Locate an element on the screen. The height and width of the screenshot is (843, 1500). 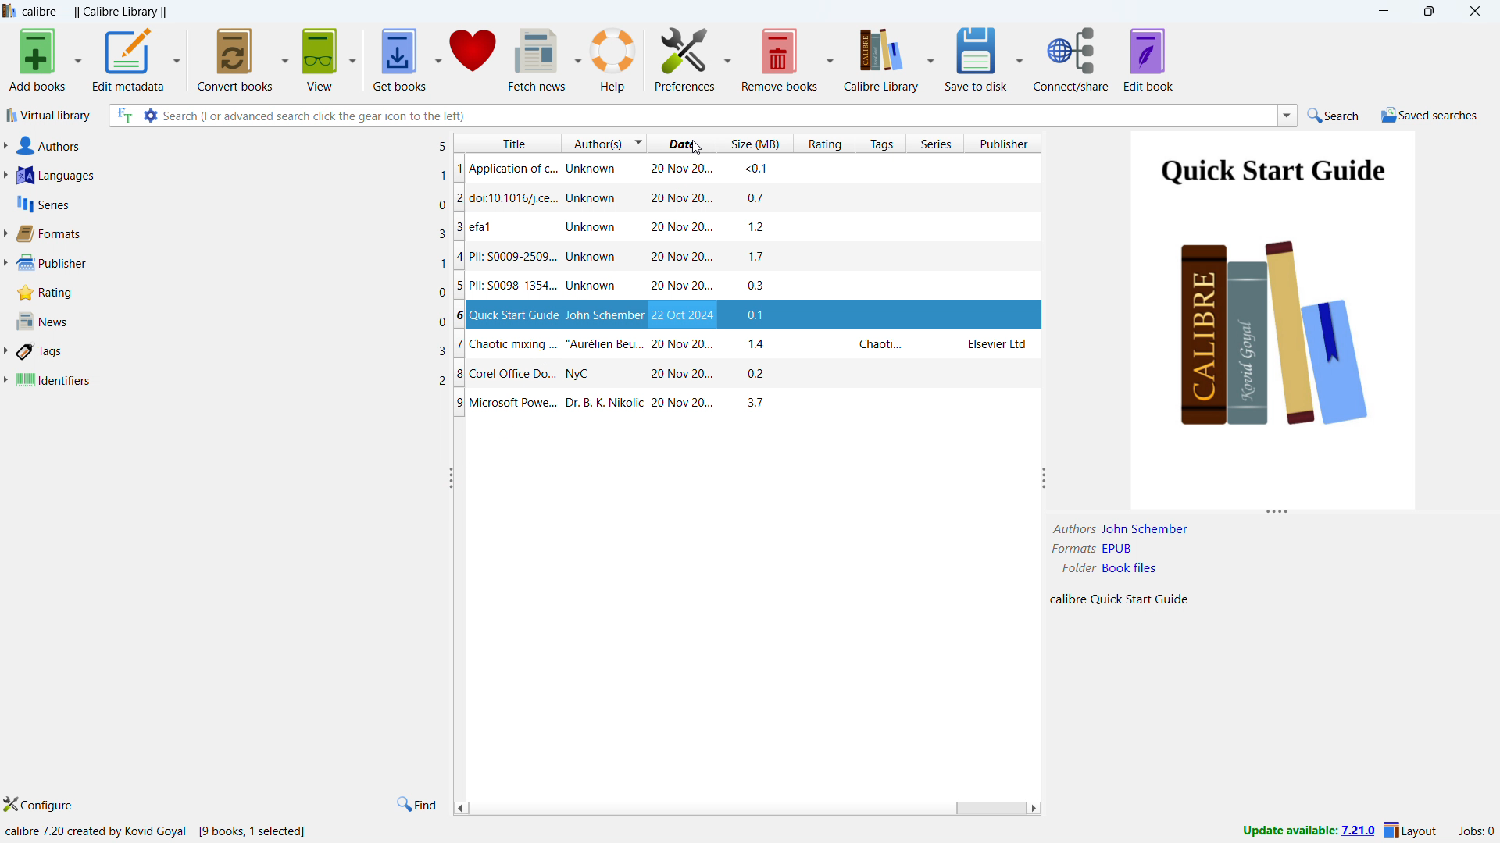
authors is located at coordinates (234, 145).